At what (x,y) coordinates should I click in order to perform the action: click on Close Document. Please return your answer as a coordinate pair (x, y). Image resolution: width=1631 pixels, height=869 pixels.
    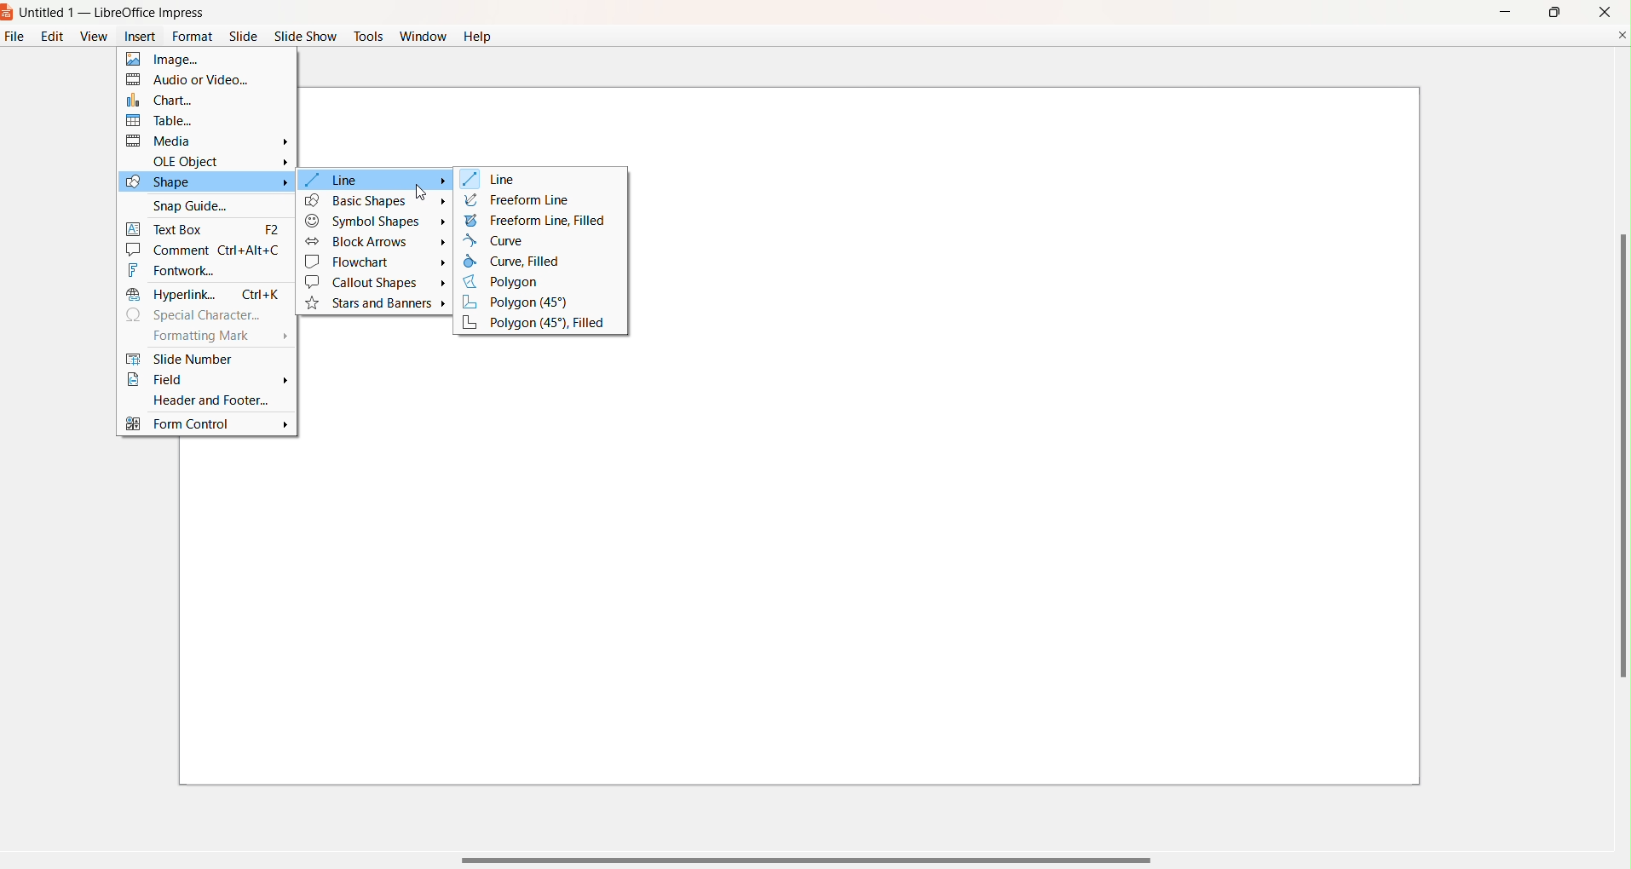
    Looking at the image, I should click on (1621, 34).